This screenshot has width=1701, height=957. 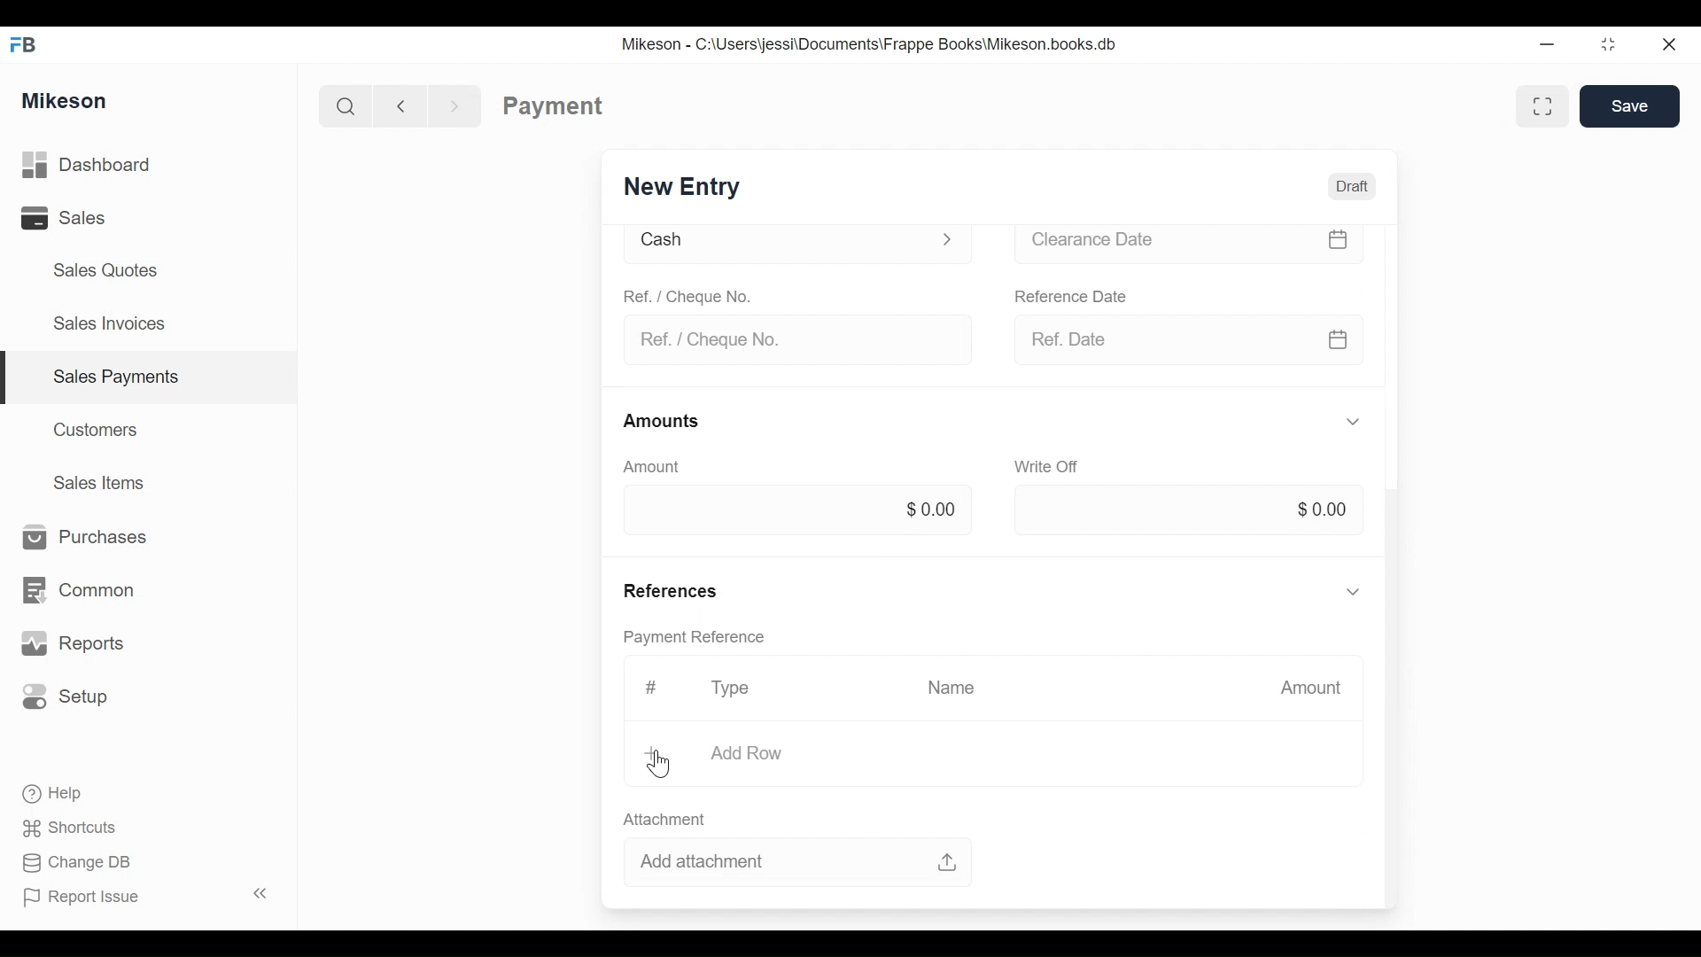 I want to click on Payment reference, so click(x=699, y=639).